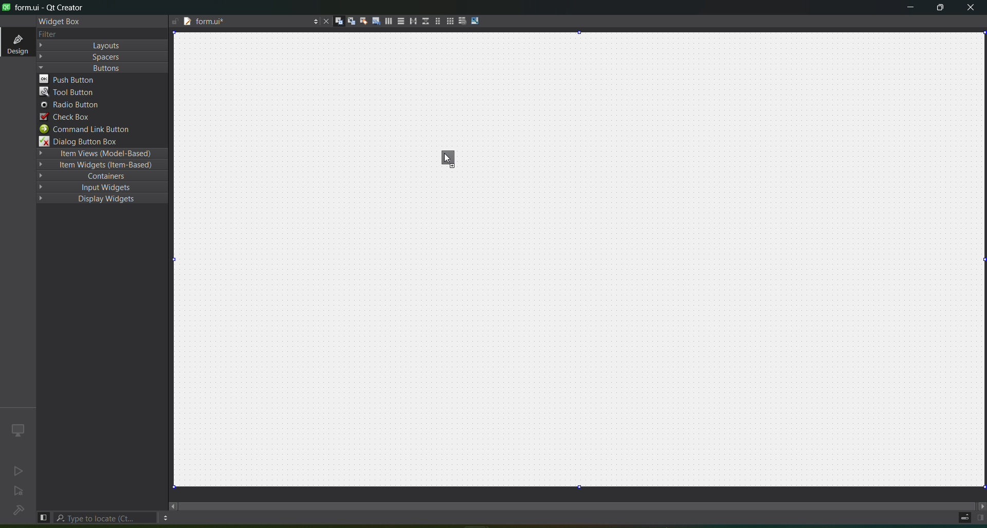 This screenshot has height=528, width=987. What do you see at coordinates (980, 517) in the screenshot?
I see `show right panel` at bounding box center [980, 517].